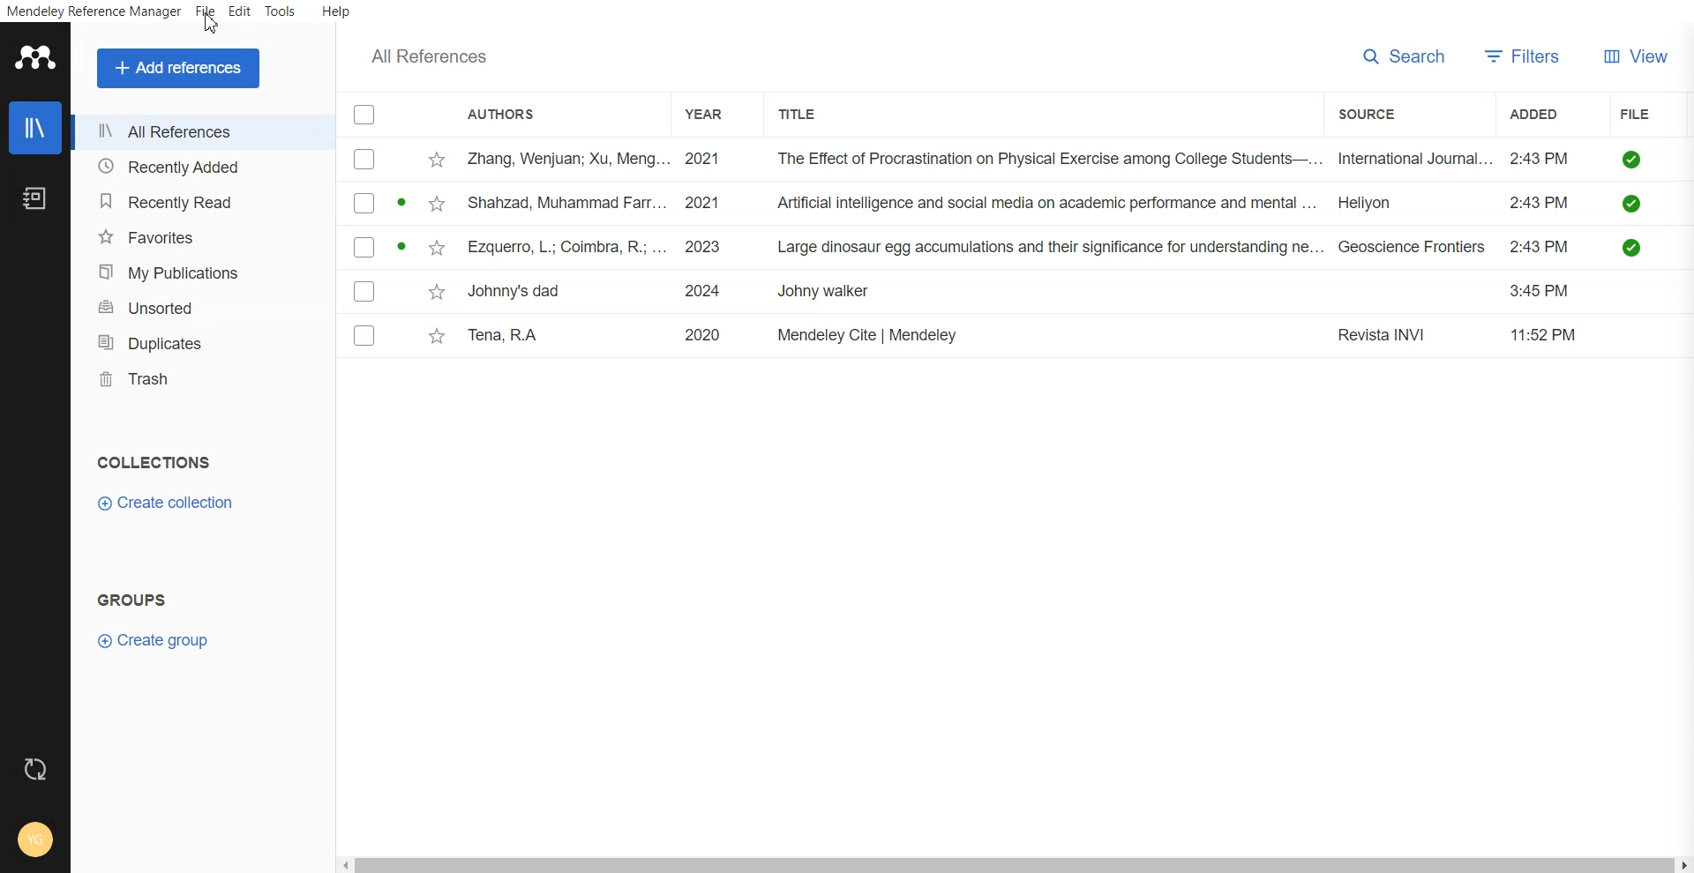 The image size is (1694, 873). What do you see at coordinates (168, 503) in the screenshot?
I see `Create Collection` at bounding box center [168, 503].